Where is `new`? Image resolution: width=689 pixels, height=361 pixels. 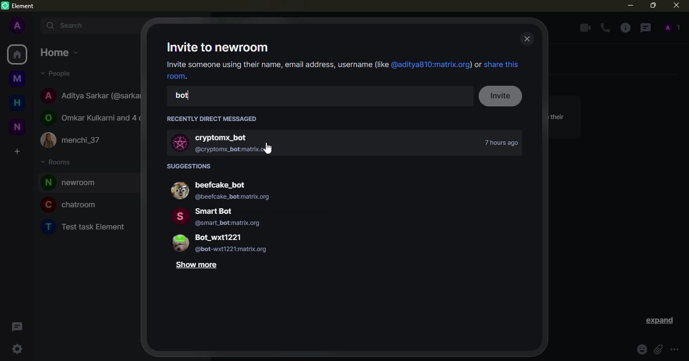
new is located at coordinates (18, 127).